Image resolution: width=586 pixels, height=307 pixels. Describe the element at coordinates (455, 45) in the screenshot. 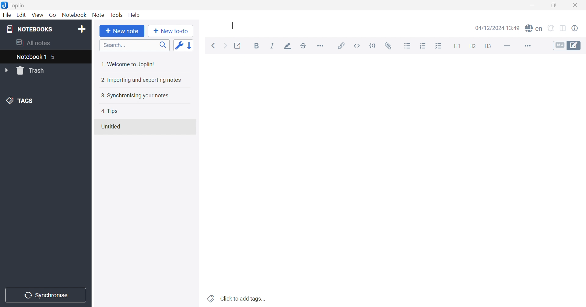

I see `Heading 1` at that location.